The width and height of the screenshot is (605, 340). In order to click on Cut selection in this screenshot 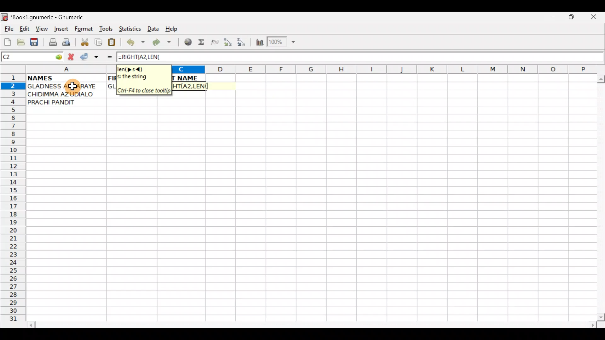, I will do `click(84, 41)`.